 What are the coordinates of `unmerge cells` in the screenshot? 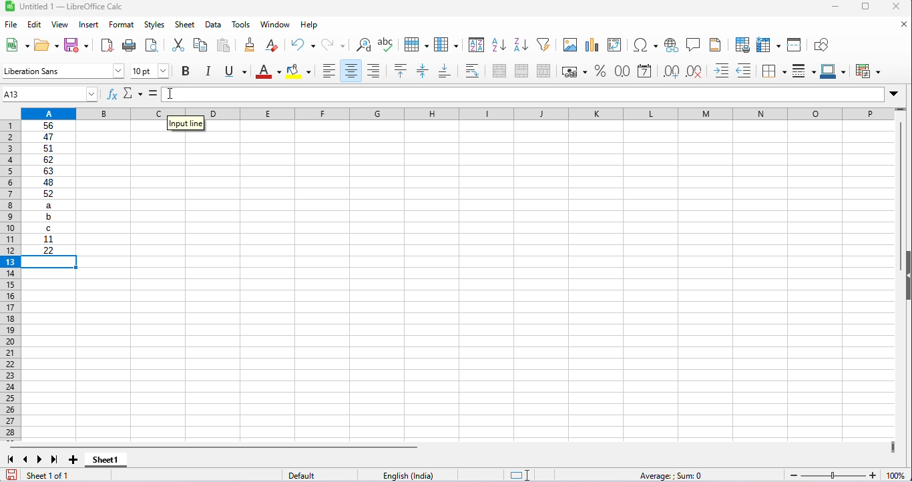 It's located at (544, 71).